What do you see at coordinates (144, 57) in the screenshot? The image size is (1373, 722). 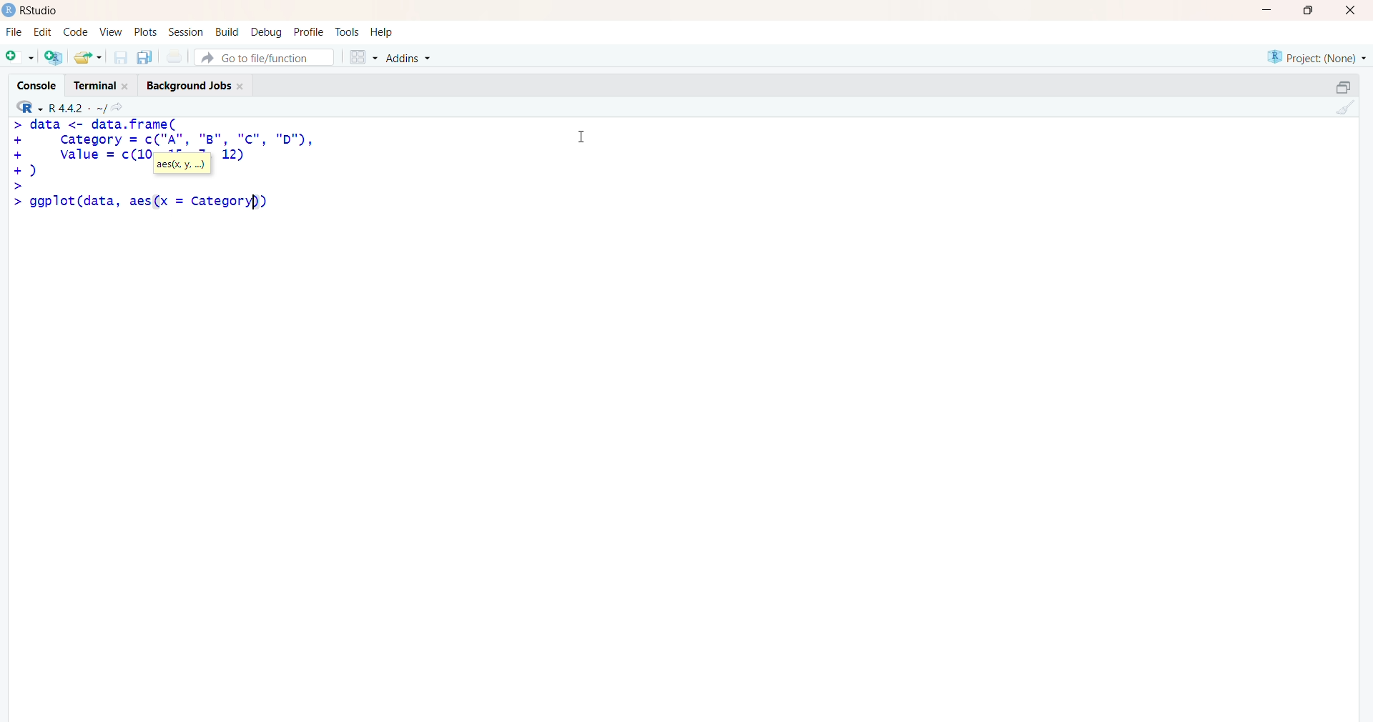 I see `save all open documents` at bounding box center [144, 57].